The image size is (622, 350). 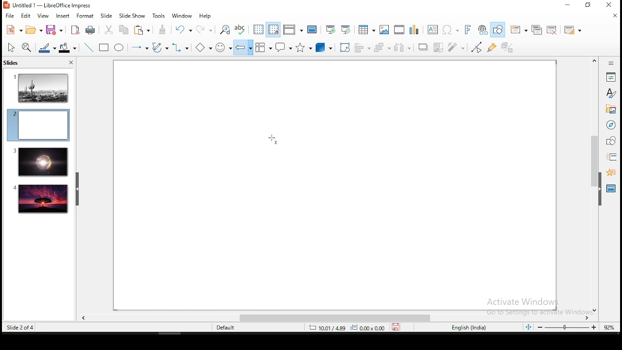 What do you see at coordinates (553, 30) in the screenshot?
I see `delete slide` at bounding box center [553, 30].